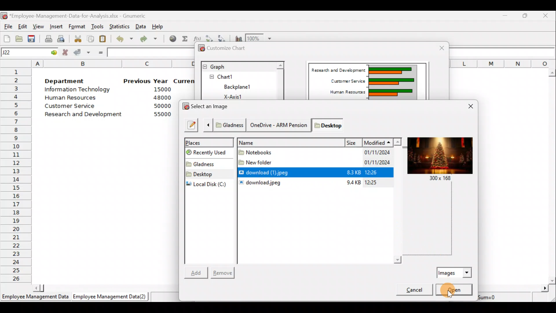 This screenshot has height=313, width=556. Describe the element at coordinates (111, 297) in the screenshot. I see `Employee Management Data (2)` at that location.